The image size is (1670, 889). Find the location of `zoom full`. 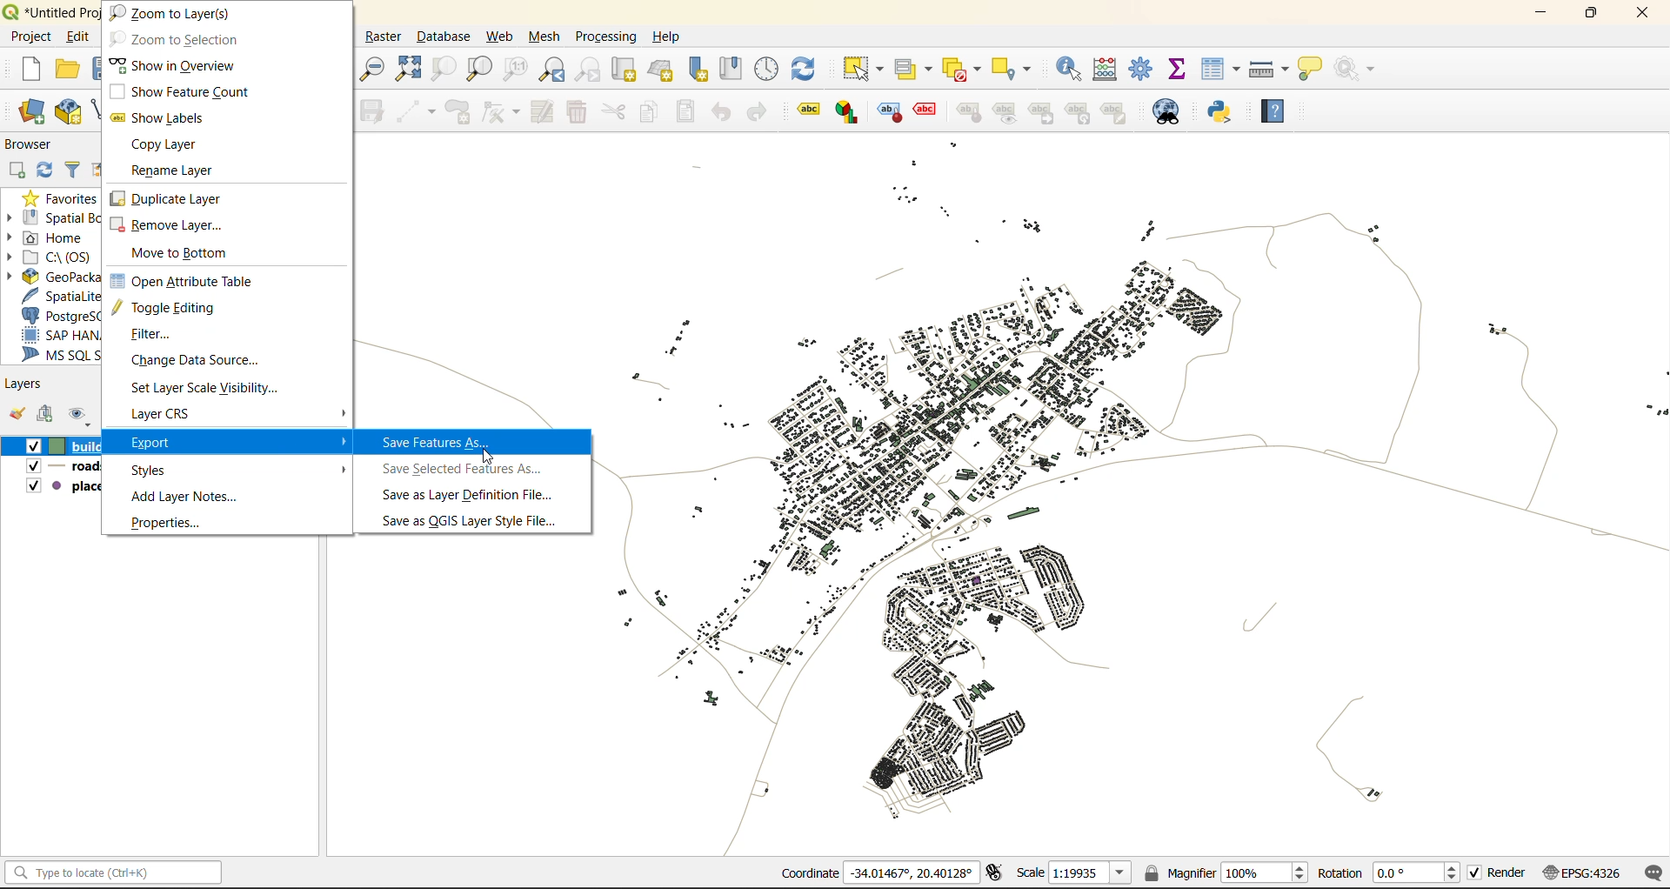

zoom full is located at coordinates (407, 69).